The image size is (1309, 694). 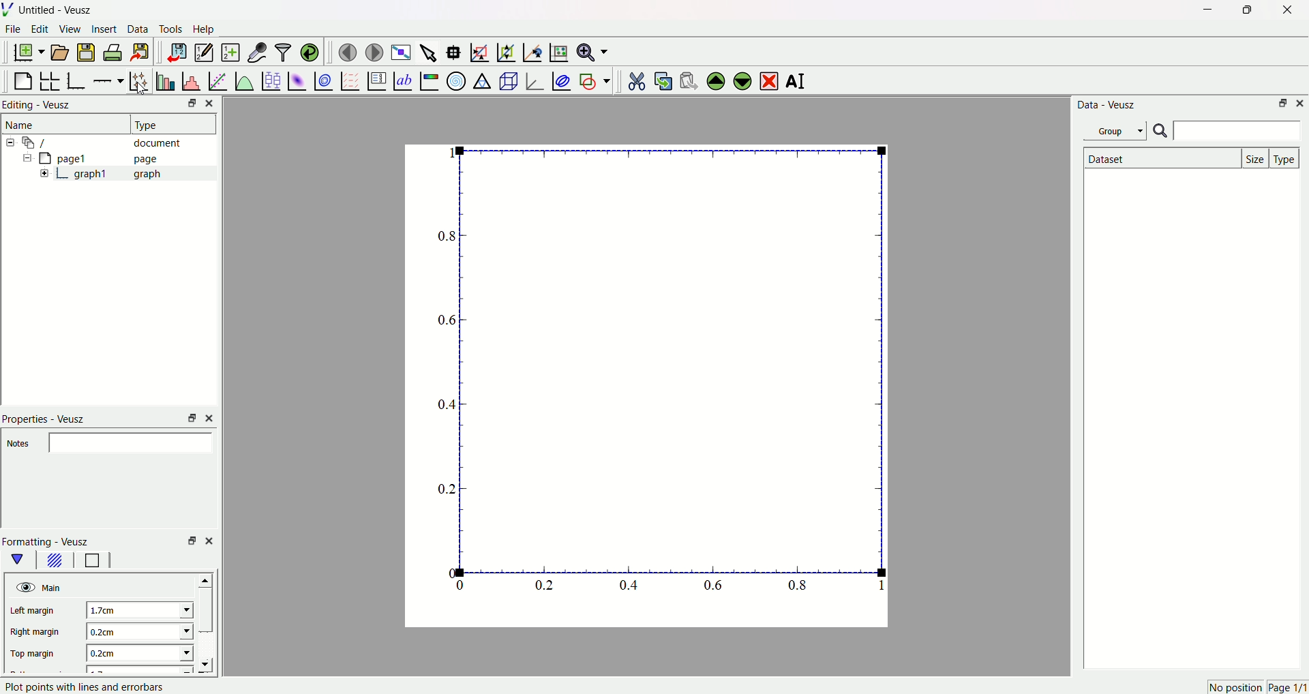 What do you see at coordinates (203, 54) in the screenshot?
I see `edit and entry new datasets` at bounding box center [203, 54].